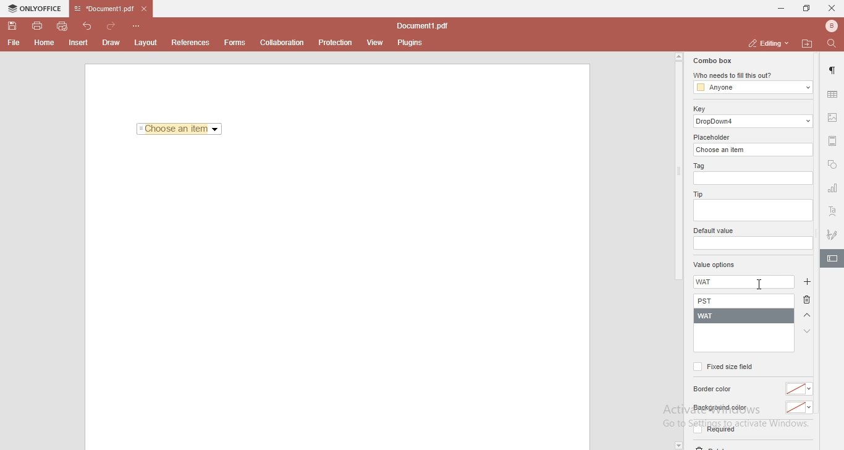 The height and width of the screenshot is (450, 844). I want to click on tip, so click(696, 193).